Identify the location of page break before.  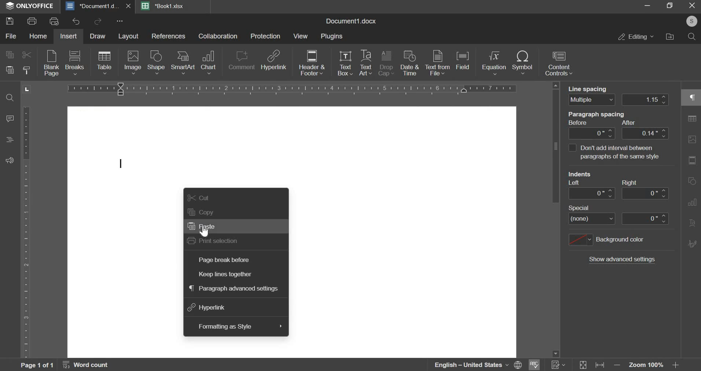
(226, 259).